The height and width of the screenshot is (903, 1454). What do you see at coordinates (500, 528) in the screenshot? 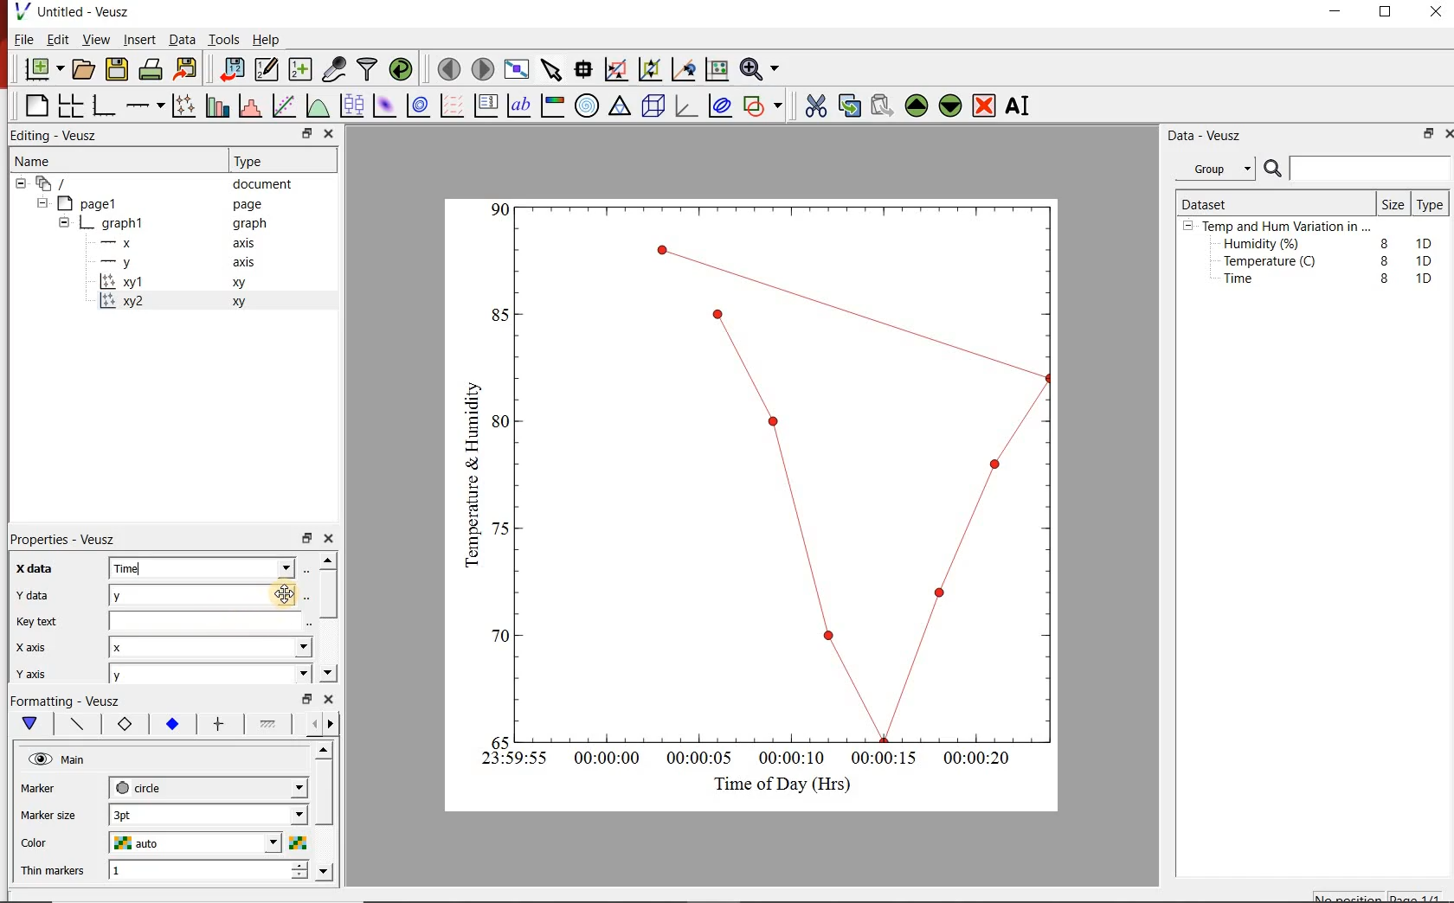
I see `0.4` at bounding box center [500, 528].